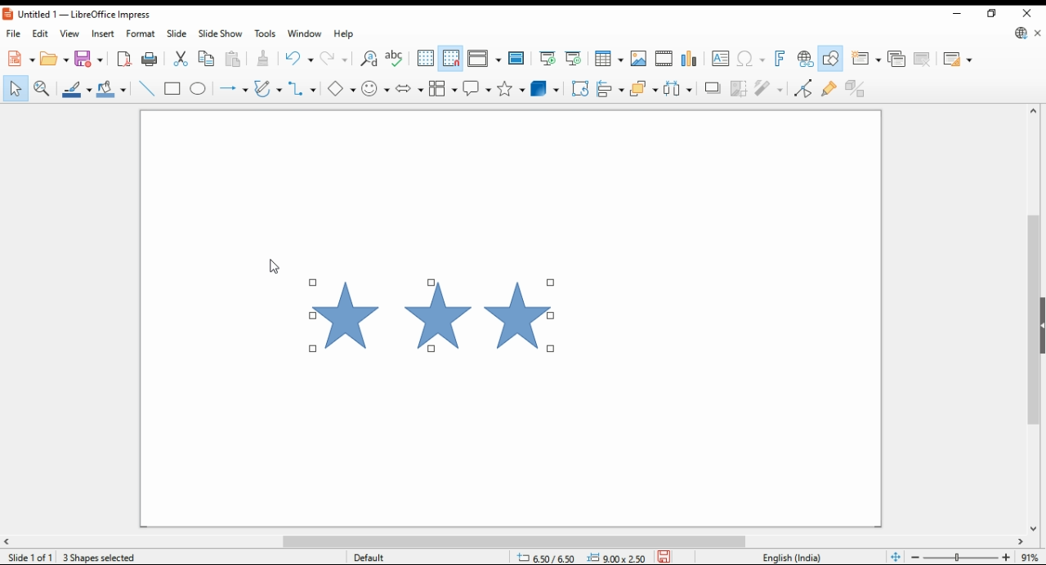 The height and width of the screenshot is (565, 1046). What do you see at coordinates (89, 58) in the screenshot?
I see `save` at bounding box center [89, 58].